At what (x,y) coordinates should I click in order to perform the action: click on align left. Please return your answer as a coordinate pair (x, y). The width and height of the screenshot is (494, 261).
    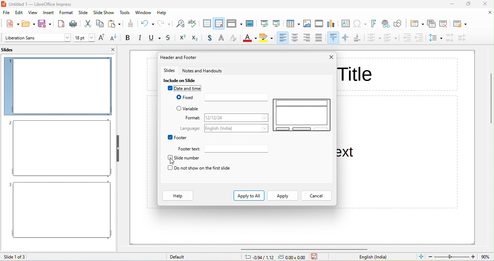
    Looking at the image, I should click on (282, 38).